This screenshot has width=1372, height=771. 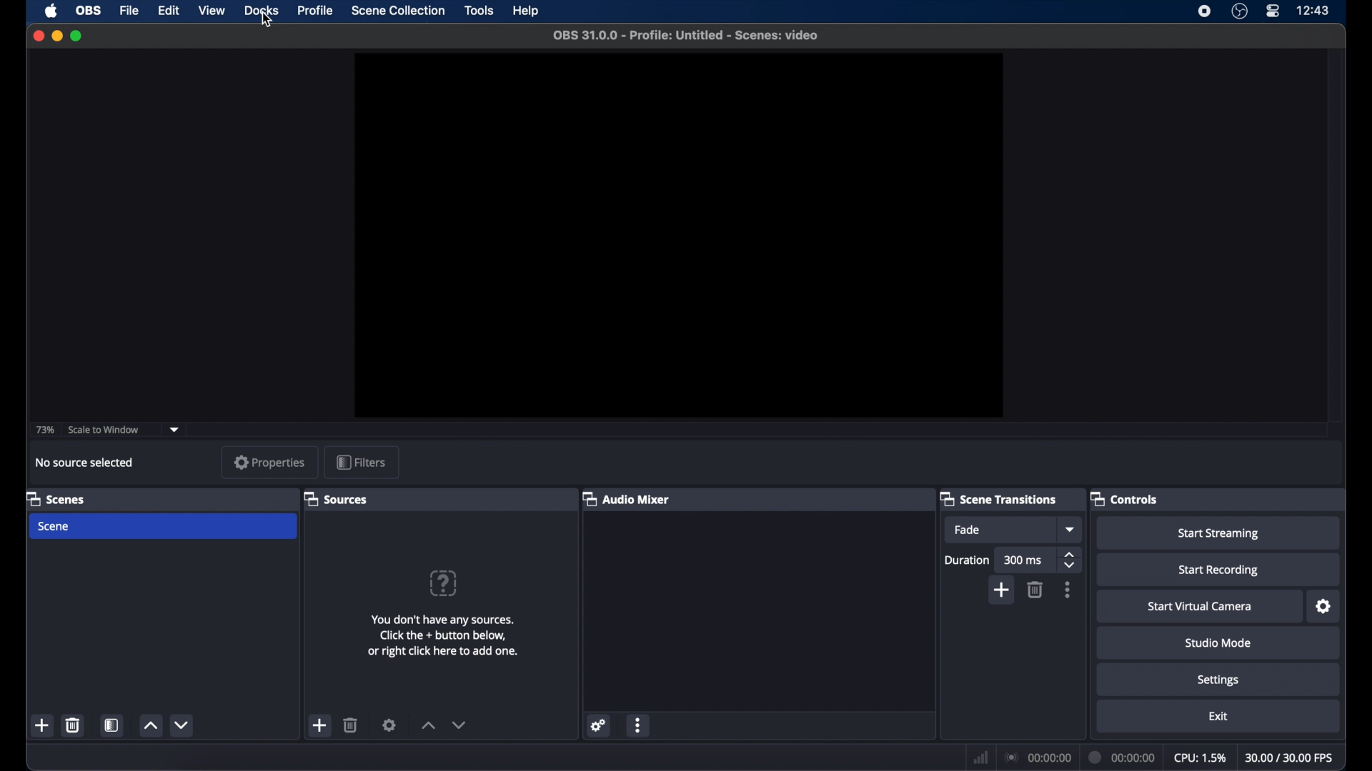 I want to click on start recording, so click(x=1217, y=570).